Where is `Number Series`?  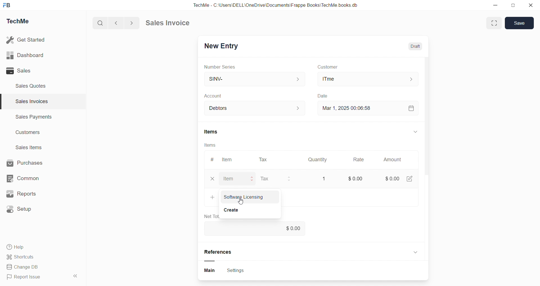
Number Series is located at coordinates (224, 67).